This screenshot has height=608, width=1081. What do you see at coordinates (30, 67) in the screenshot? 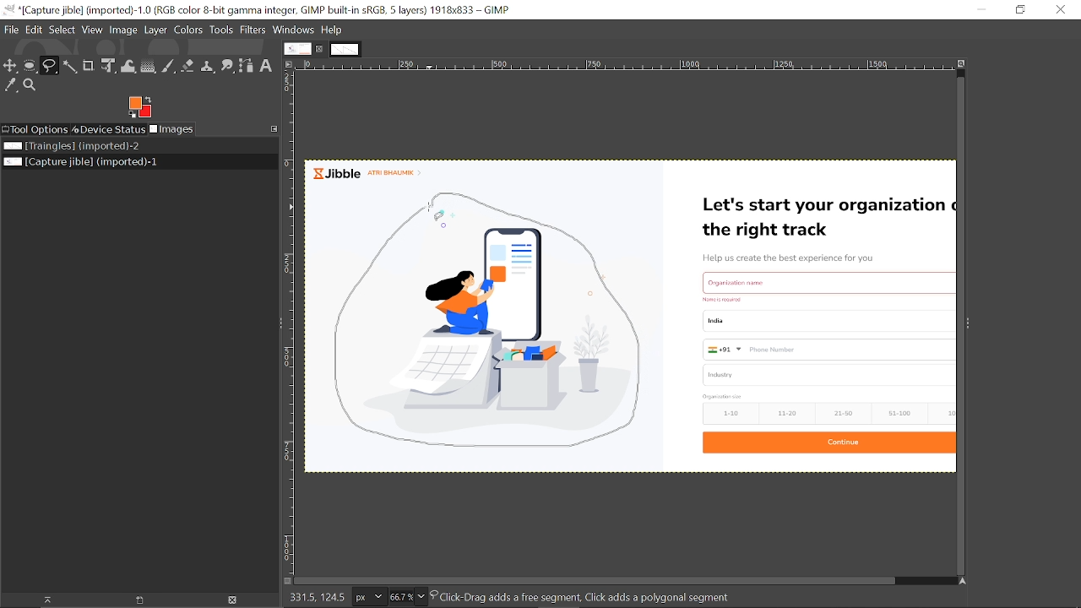
I see `Ellipse select tool` at bounding box center [30, 67].